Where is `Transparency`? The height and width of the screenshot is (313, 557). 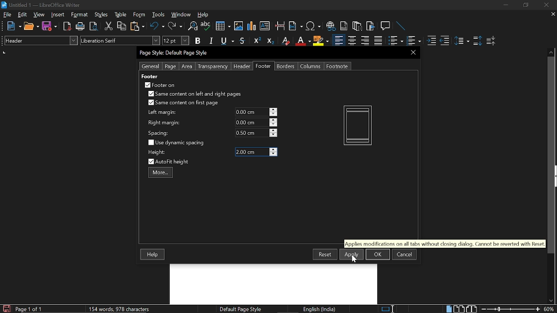
Transparency is located at coordinates (212, 67).